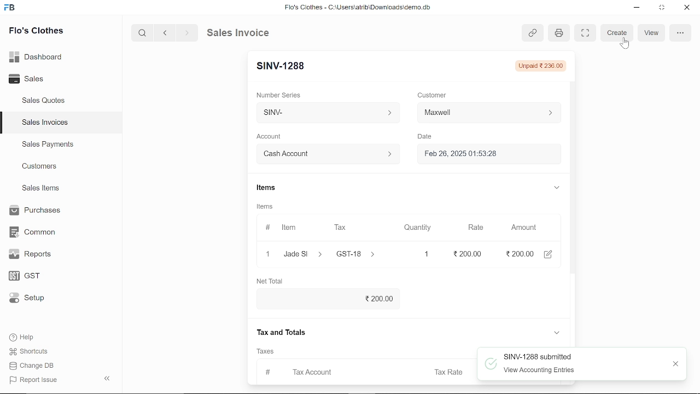  Describe the element at coordinates (541, 370) in the screenshot. I see `View Accounting Entries` at that location.